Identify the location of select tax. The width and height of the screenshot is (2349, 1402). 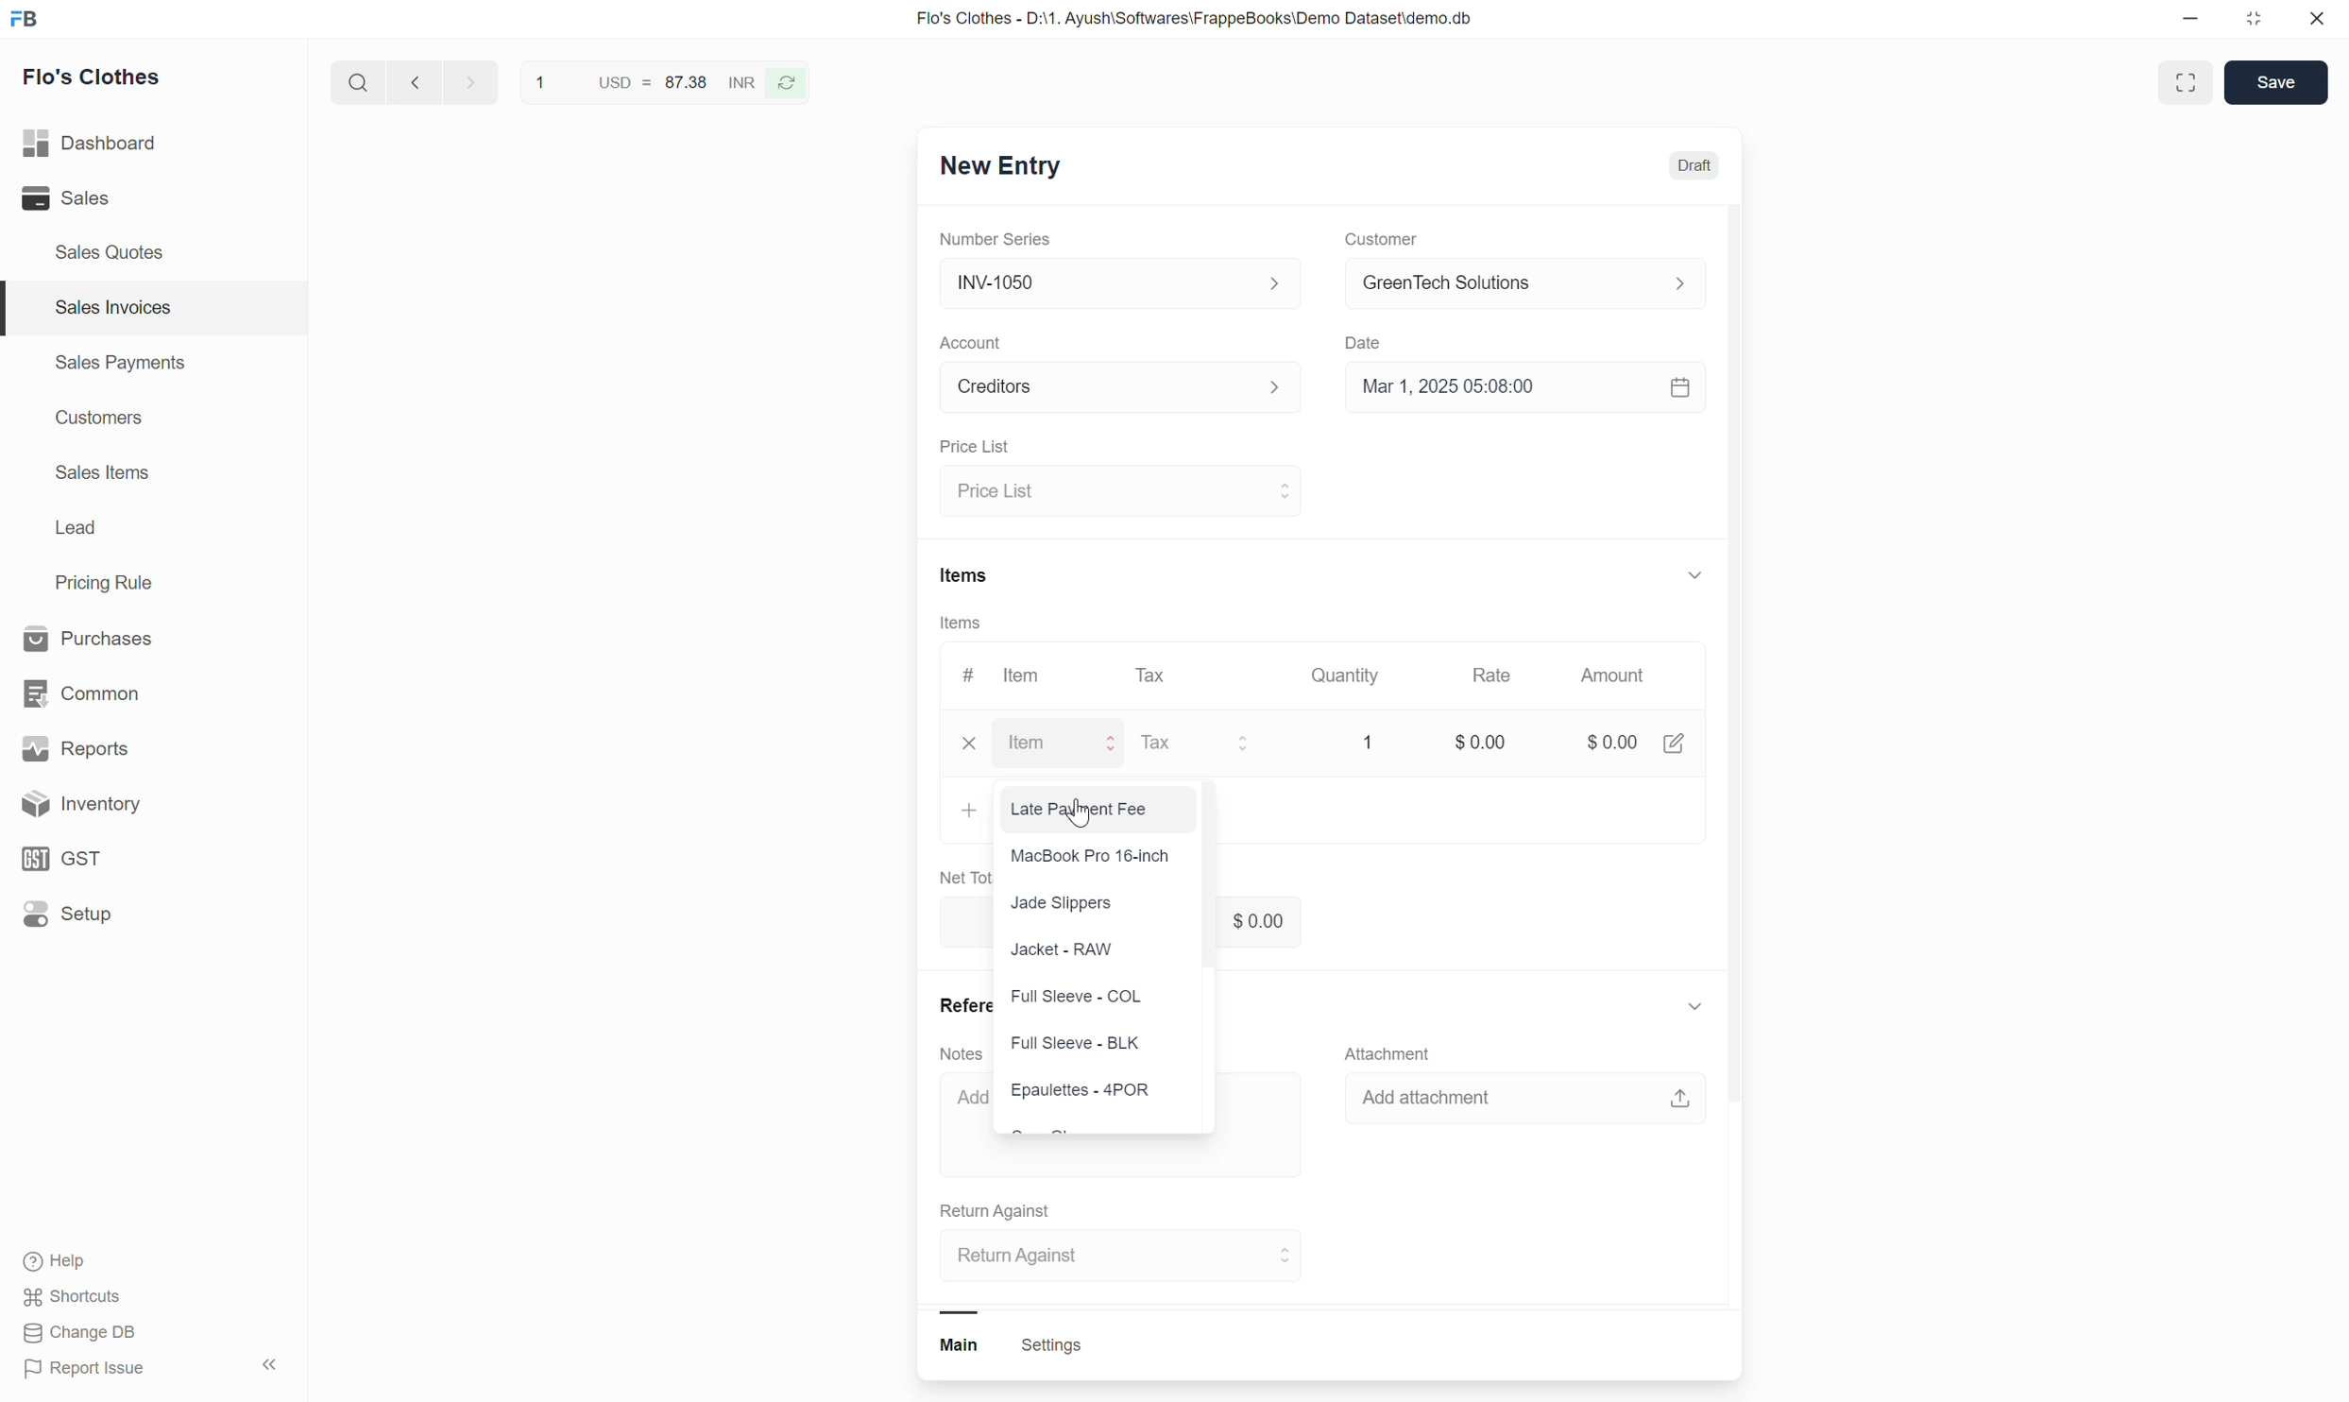
(1199, 742).